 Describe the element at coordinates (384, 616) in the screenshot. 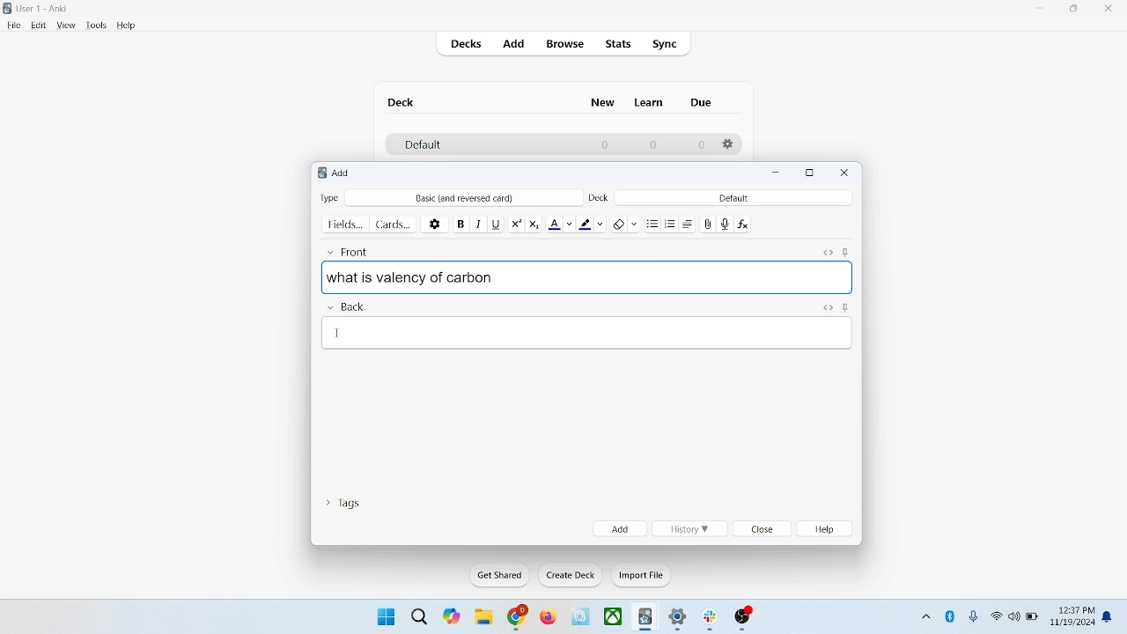

I see `window` at that location.